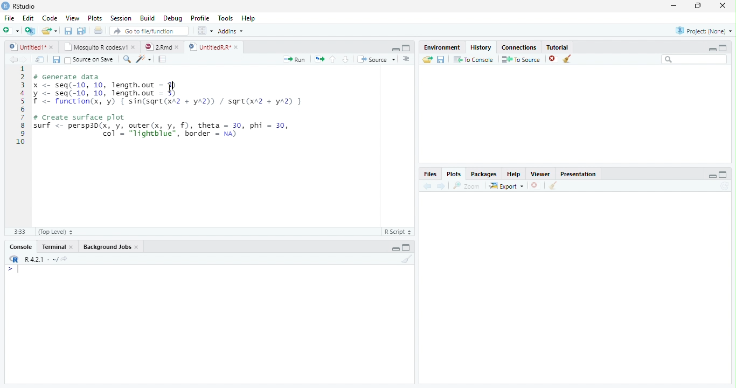  I want to click on Addins, so click(231, 31).